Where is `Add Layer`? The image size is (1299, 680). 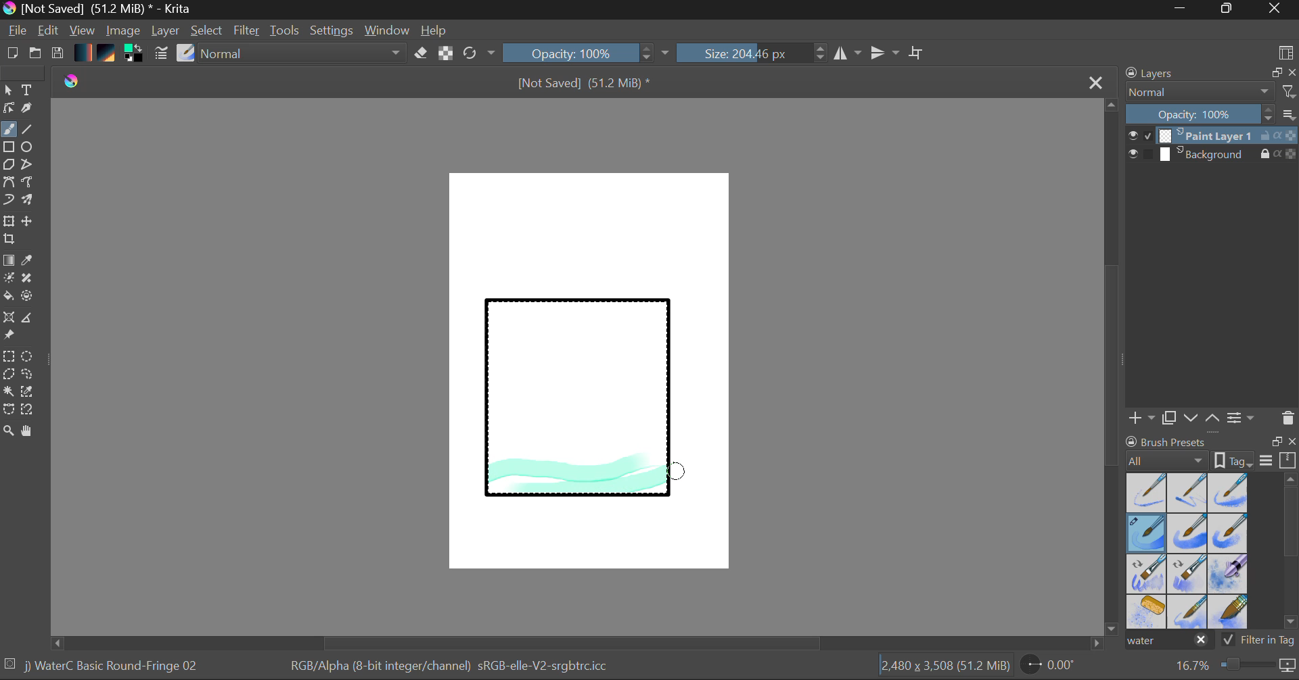
Add Layer is located at coordinates (1141, 418).